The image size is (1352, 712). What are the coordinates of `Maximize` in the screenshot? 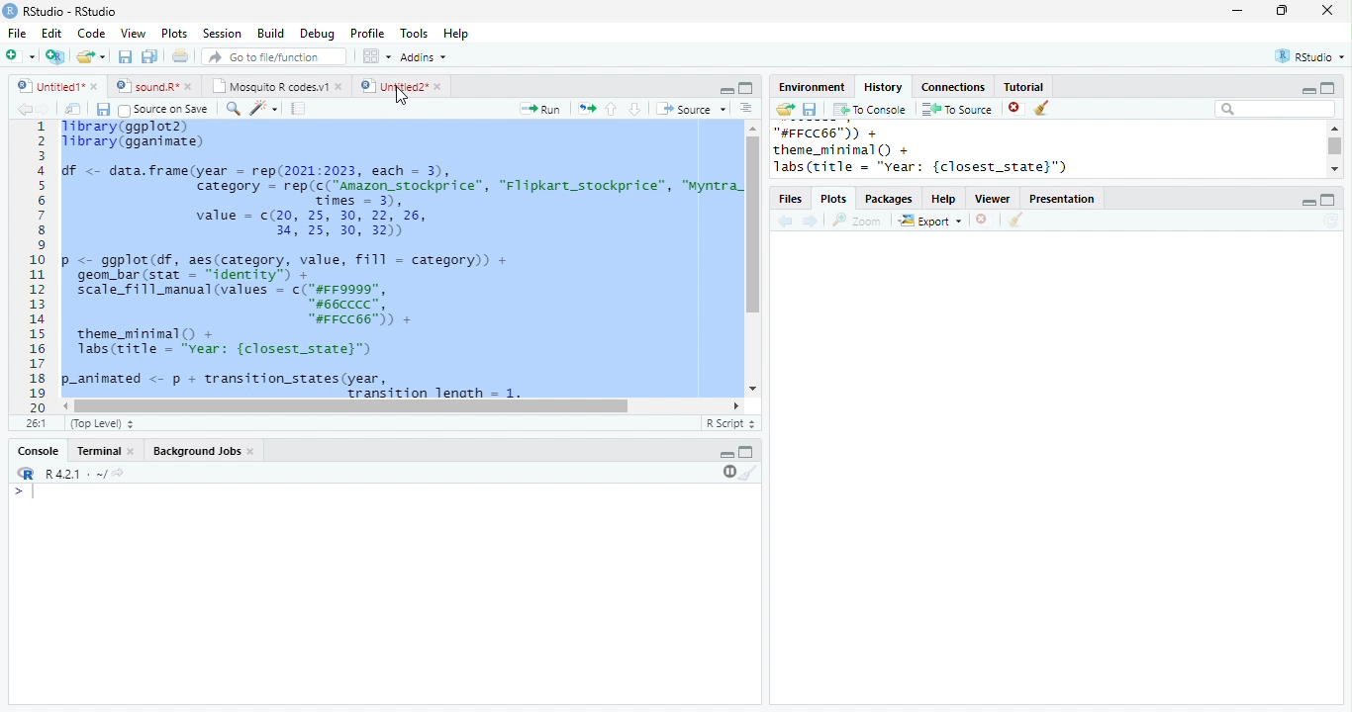 It's located at (746, 88).